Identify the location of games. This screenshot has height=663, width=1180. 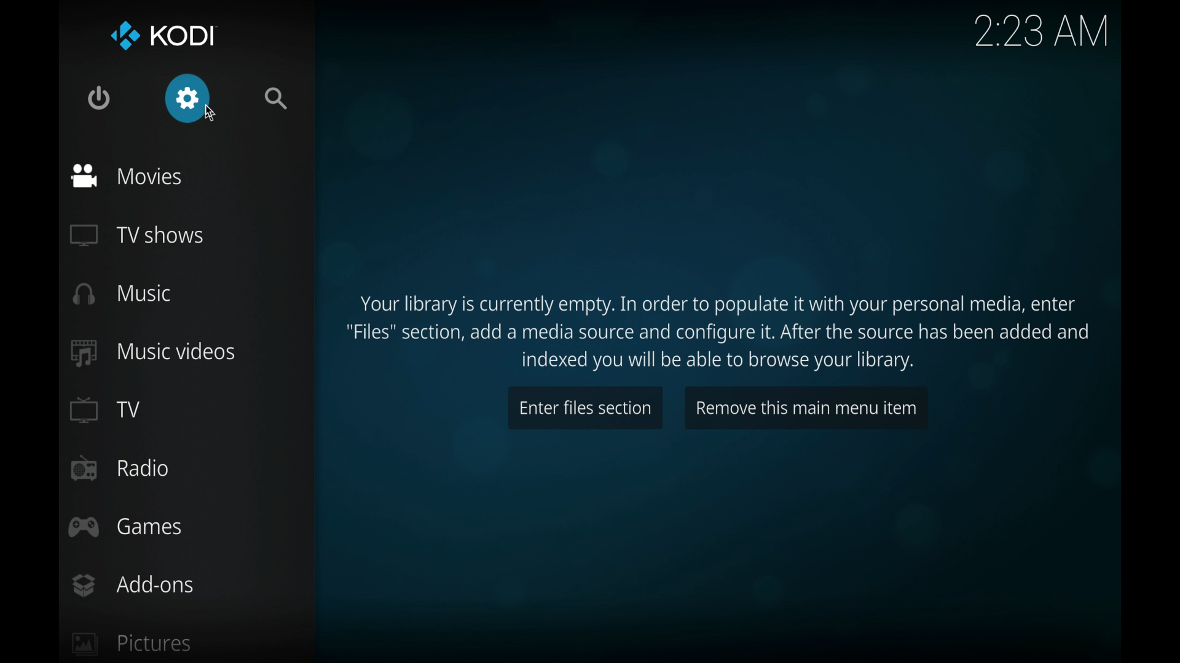
(126, 527).